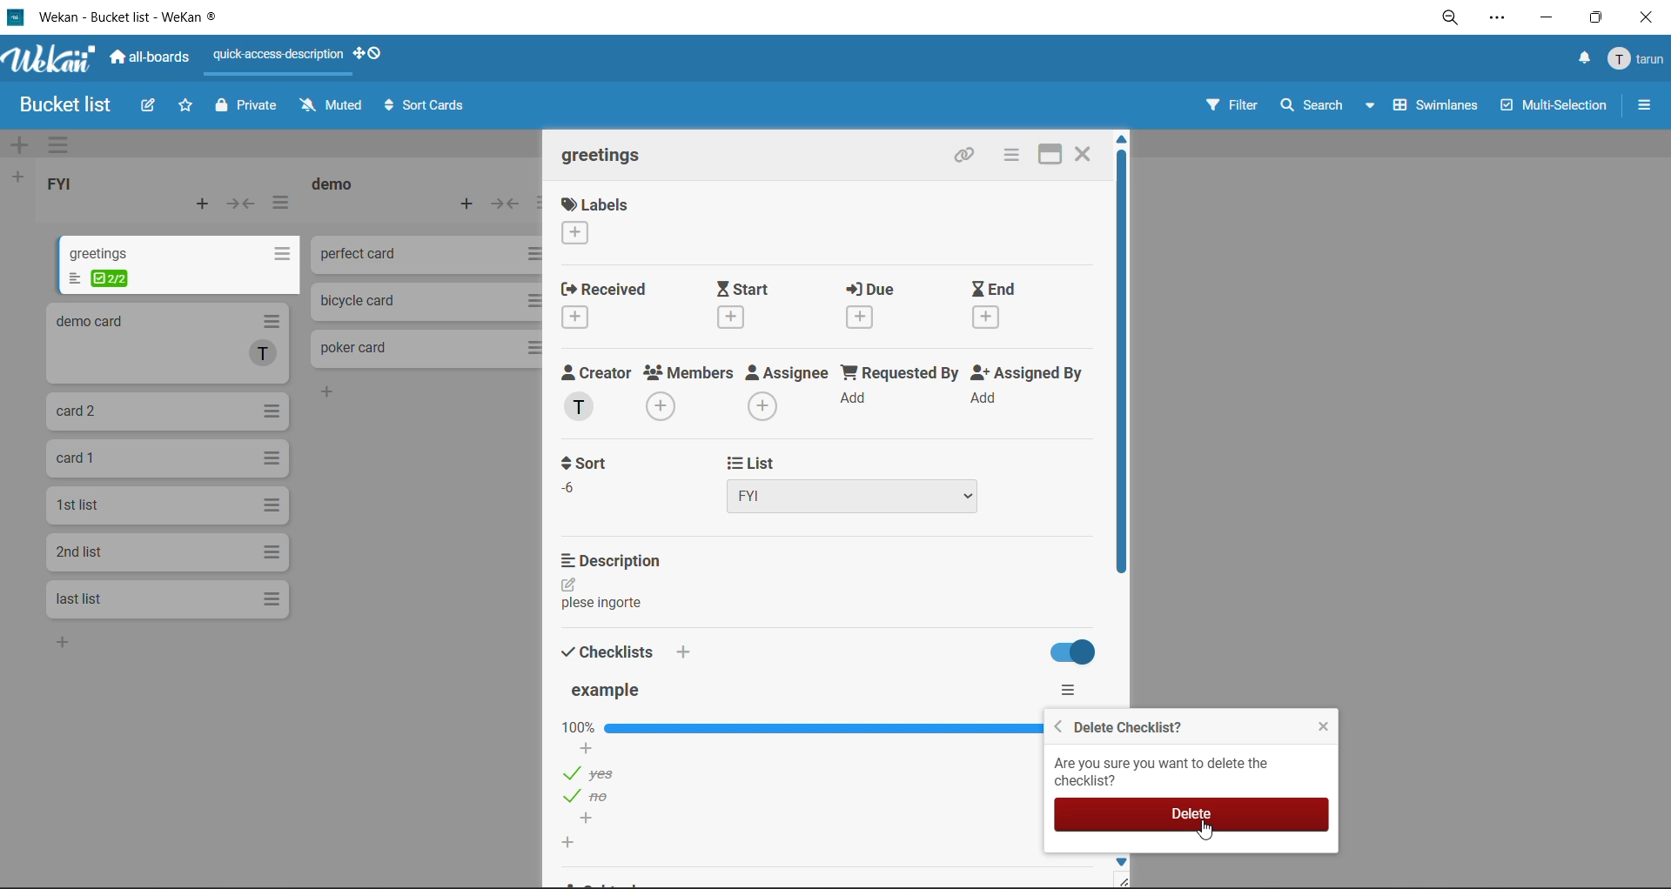  What do you see at coordinates (590, 820) in the screenshot?
I see `add checklist options` at bounding box center [590, 820].